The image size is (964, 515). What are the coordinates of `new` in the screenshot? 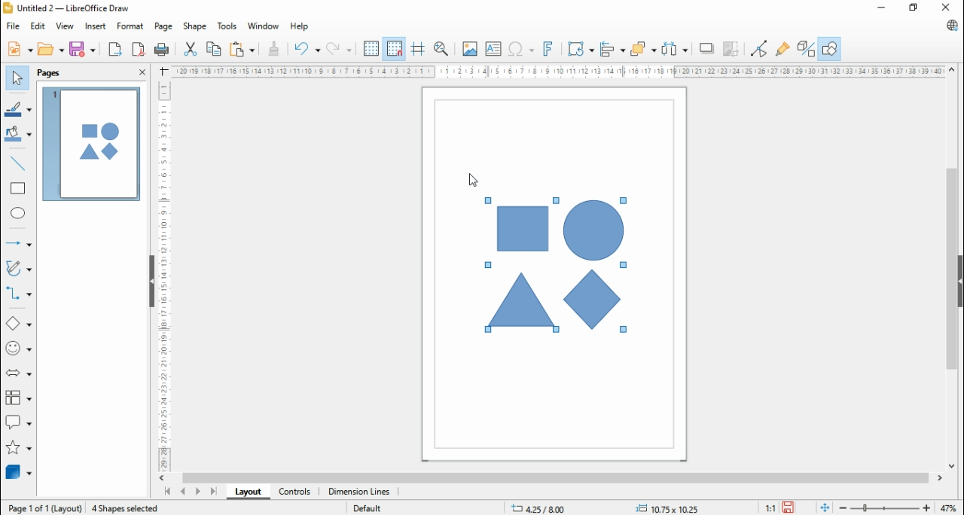 It's located at (20, 49).